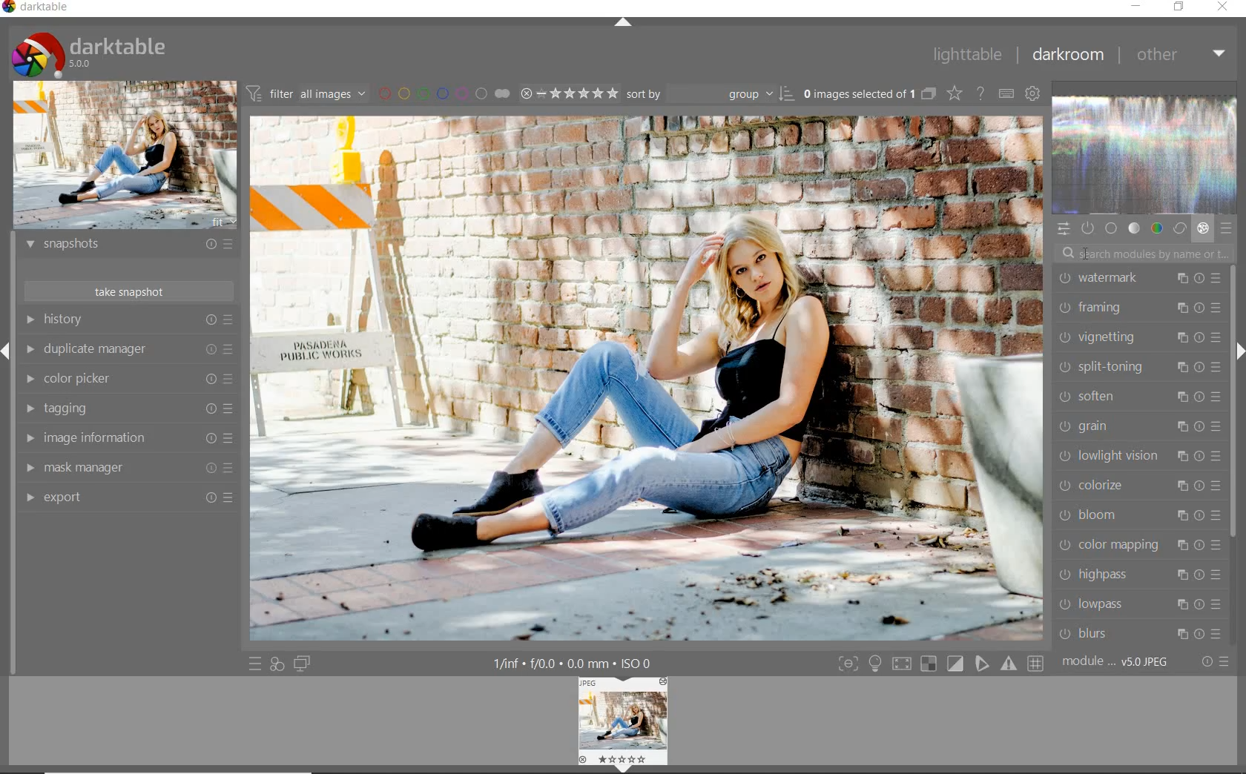  Describe the element at coordinates (130, 351) in the screenshot. I see `duplicate manager` at that location.